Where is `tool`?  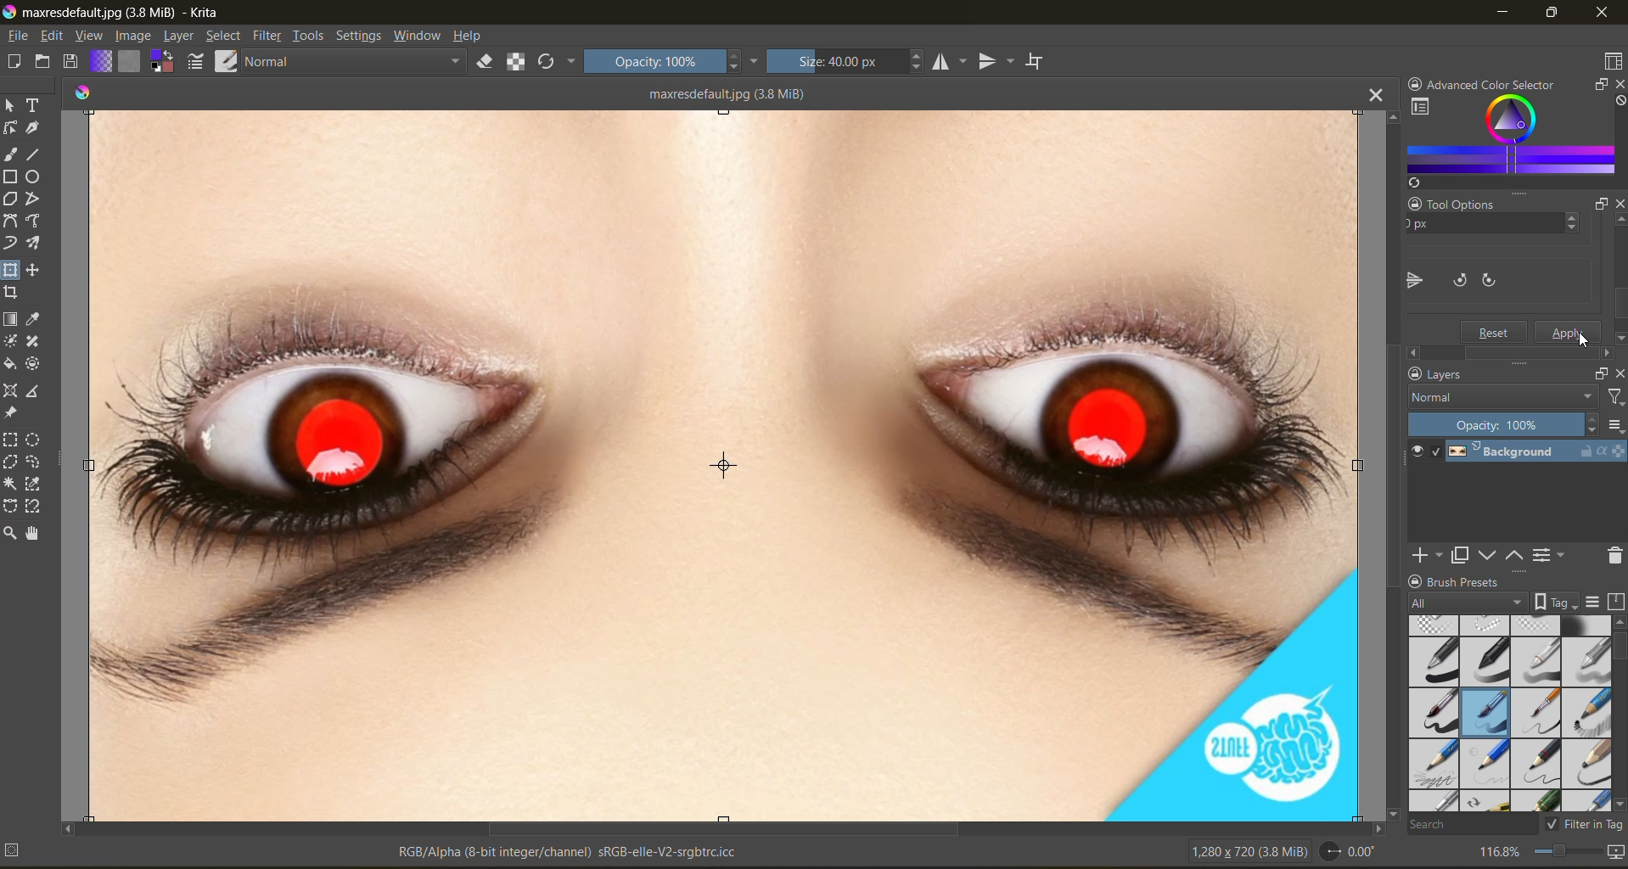 tool is located at coordinates (37, 461).